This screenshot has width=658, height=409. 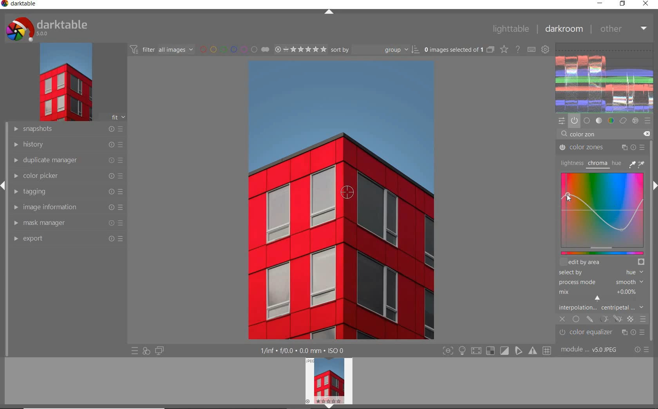 I want to click on CHROMA, so click(x=597, y=164).